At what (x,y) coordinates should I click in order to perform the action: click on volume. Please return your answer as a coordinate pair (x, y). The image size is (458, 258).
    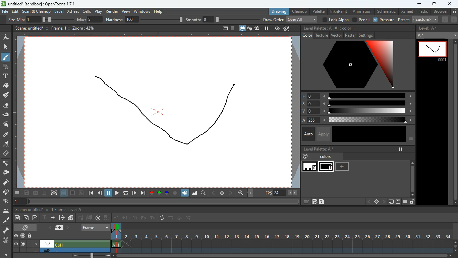
    Looking at the image, I should click on (185, 193).